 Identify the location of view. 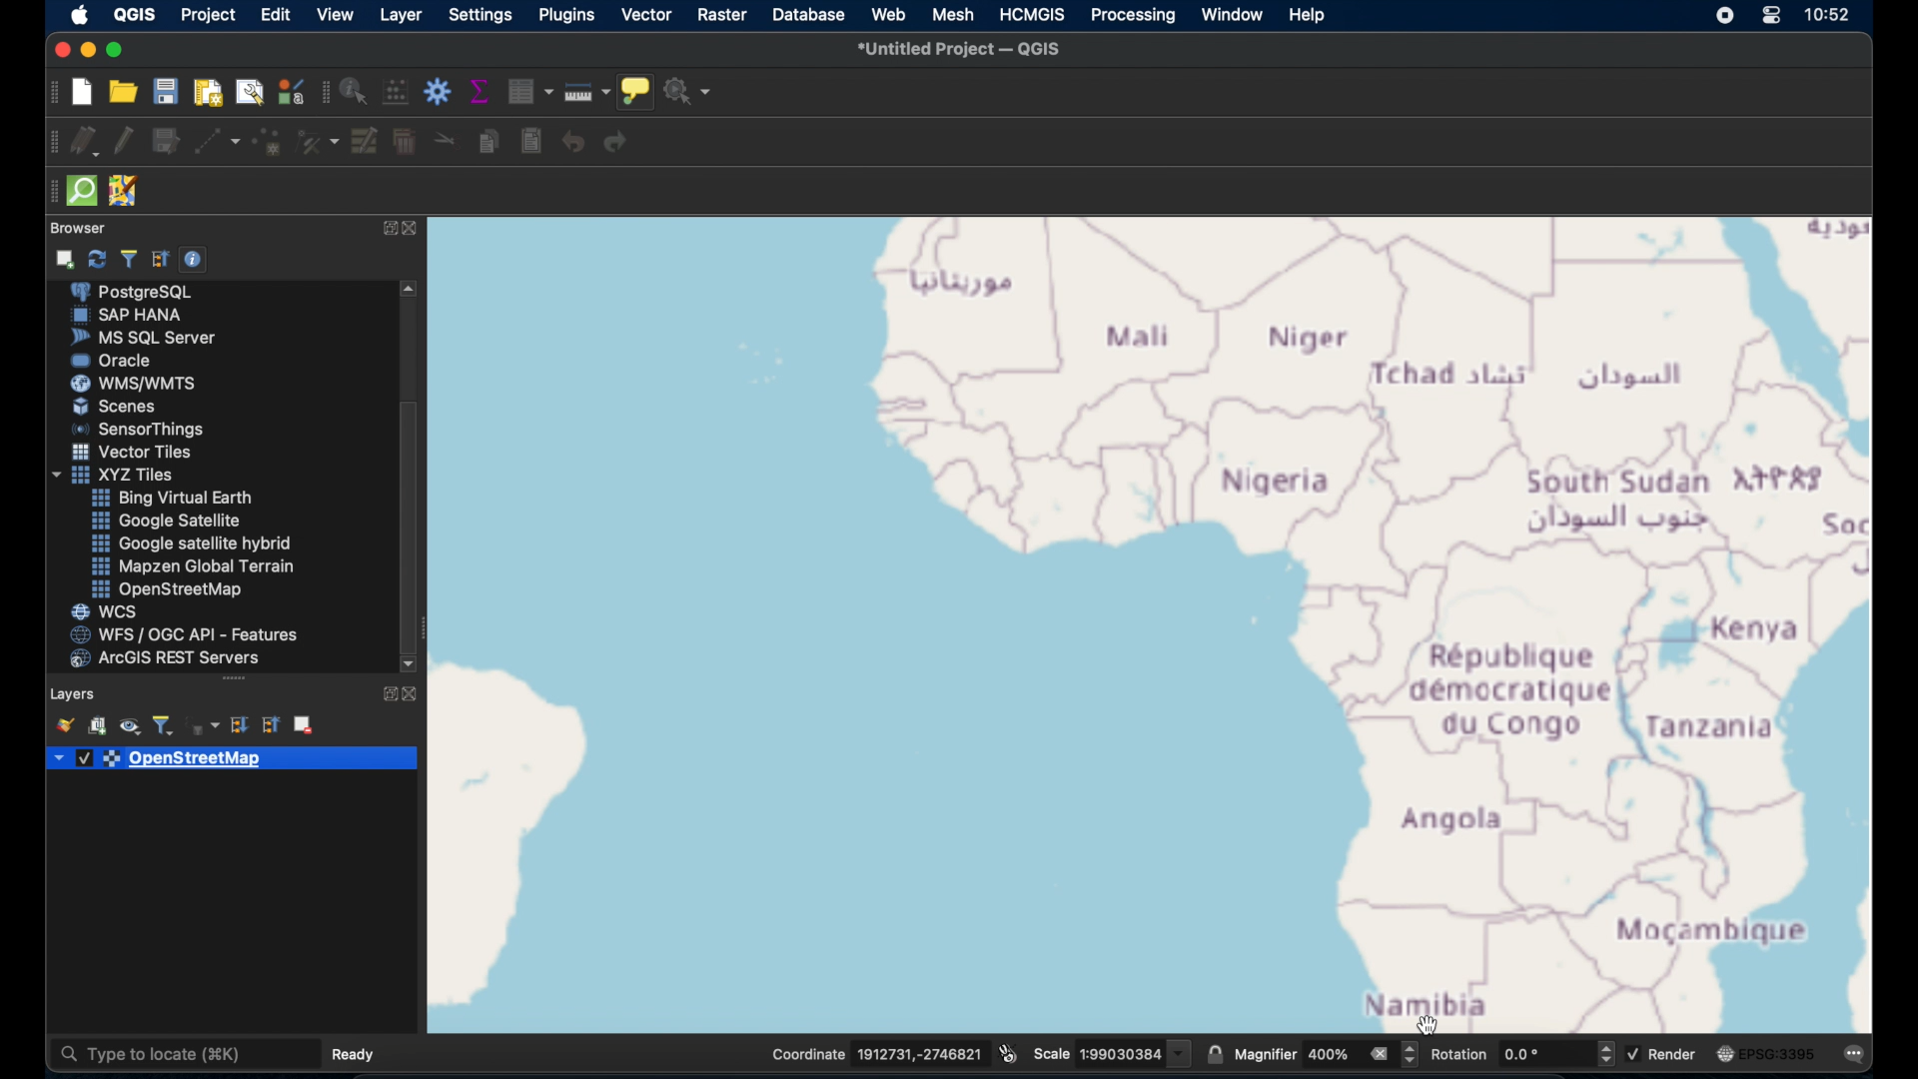
(338, 14).